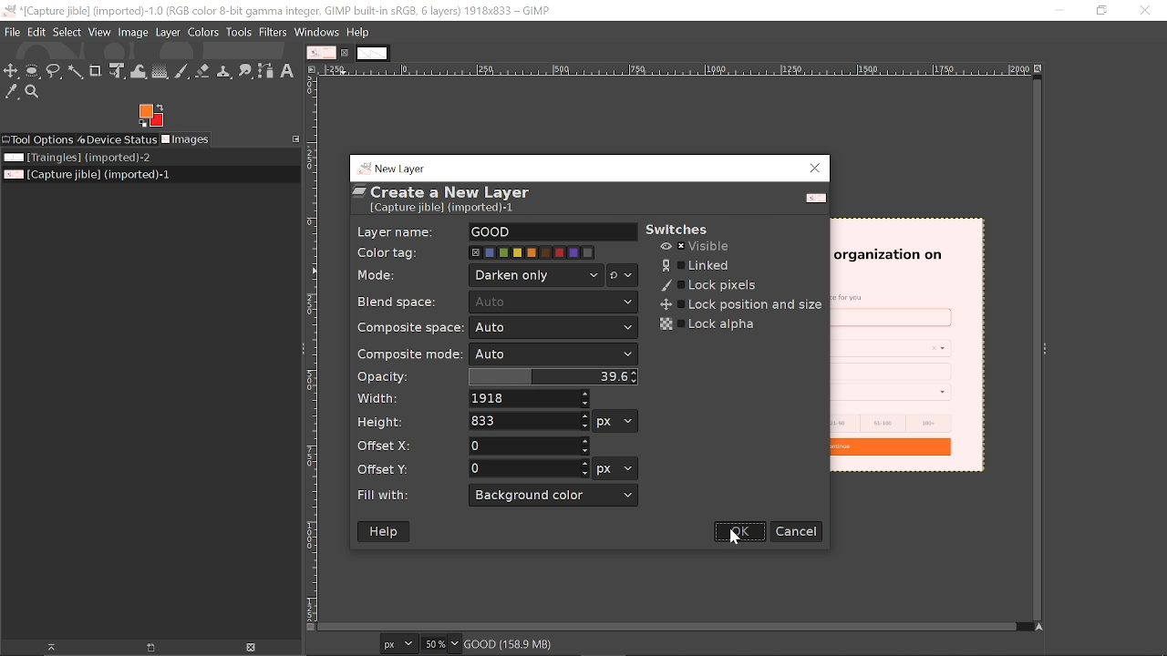 The height and width of the screenshot is (656, 1167). Describe the element at coordinates (98, 158) in the screenshot. I see `Image file titled "Triangles"` at that location.